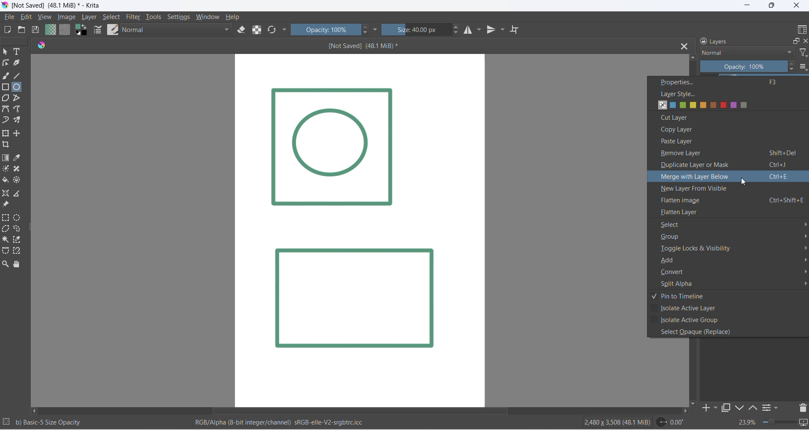 This screenshot has width=809, height=430. Describe the element at coordinates (5, 218) in the screenshot. I see `rectangular selection tool` at that location.